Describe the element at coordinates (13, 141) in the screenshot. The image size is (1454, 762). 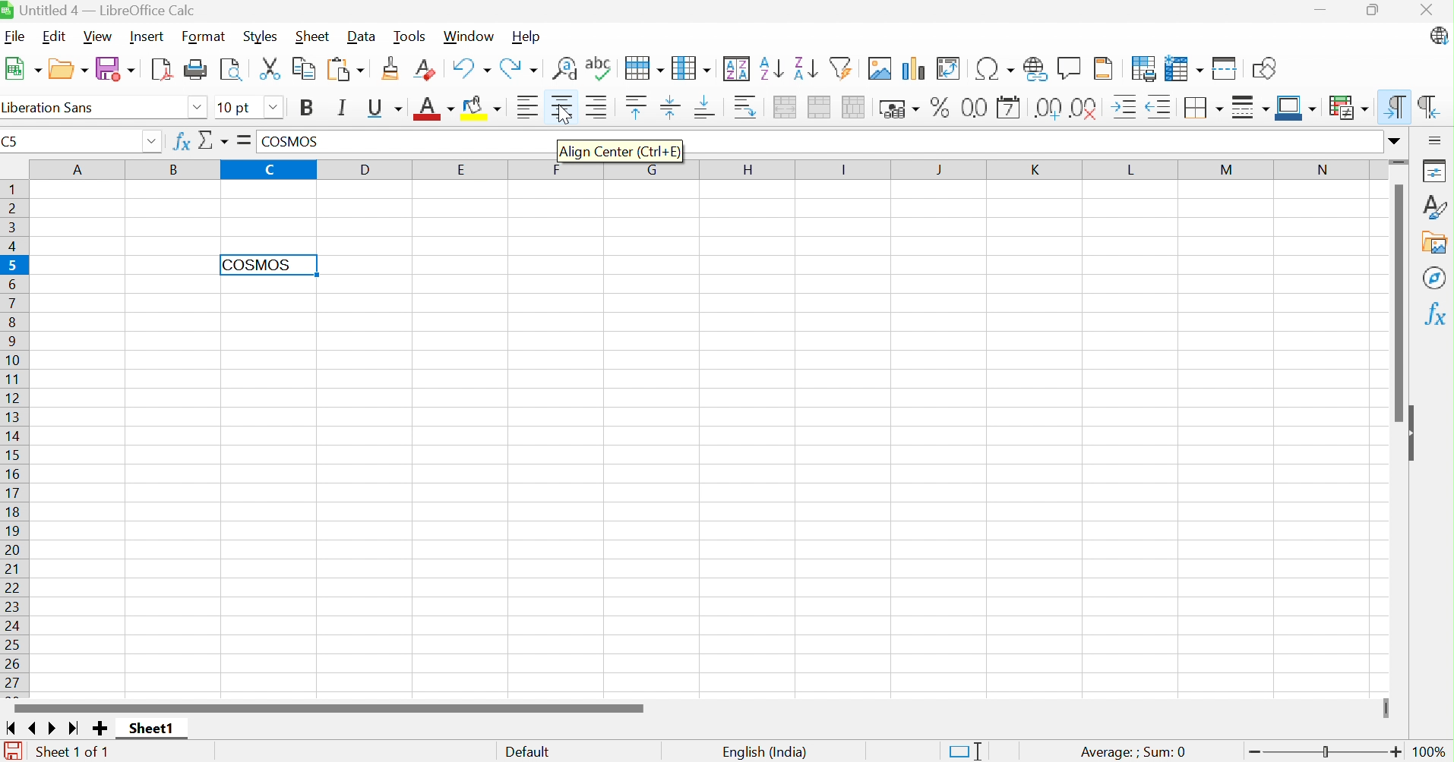
I see `C5` at that location.